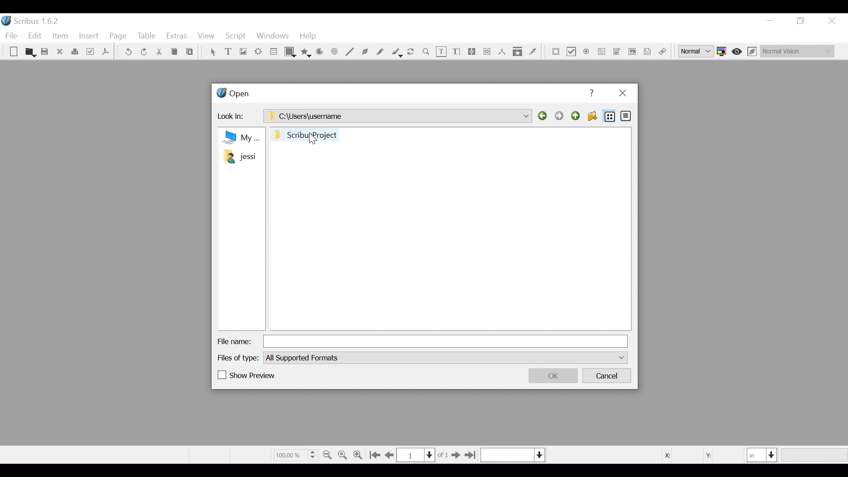 The width and height of the screenshot is (848, 477). Describe the element at coordinates (770, 21) in the screenshot. I see `minimize` at that location.